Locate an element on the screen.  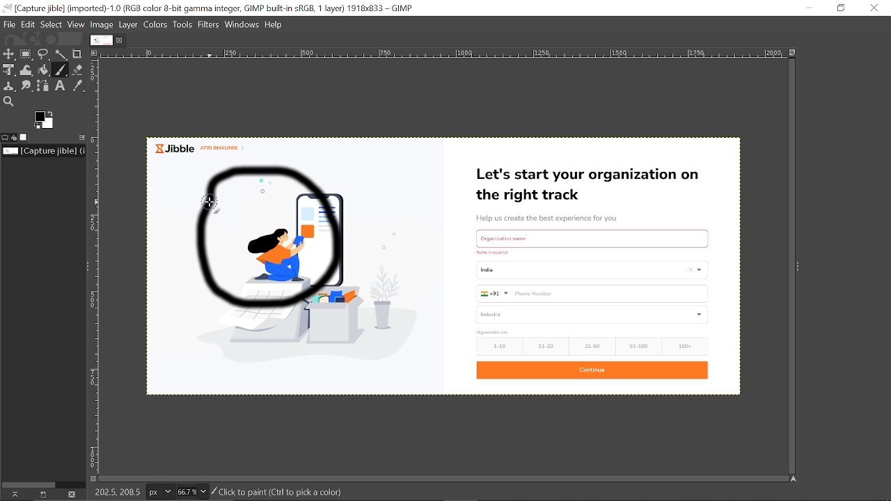
Color picker tool is located at coordinates (79, 86).